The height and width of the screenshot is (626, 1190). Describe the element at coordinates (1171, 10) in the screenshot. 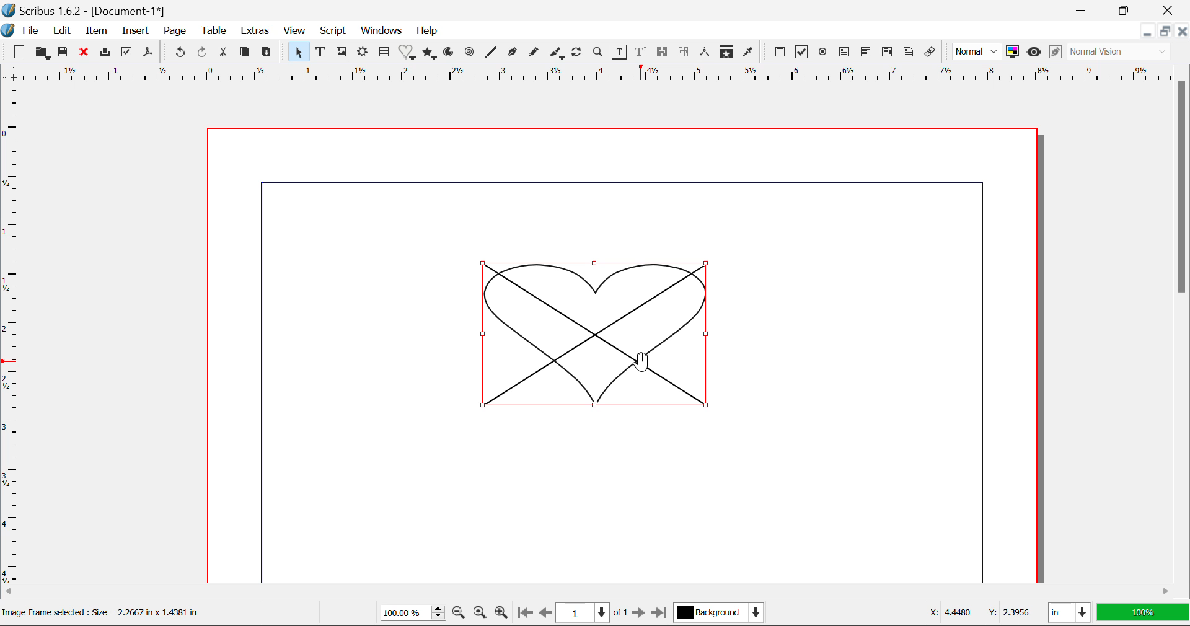

I see `Close` at that location.